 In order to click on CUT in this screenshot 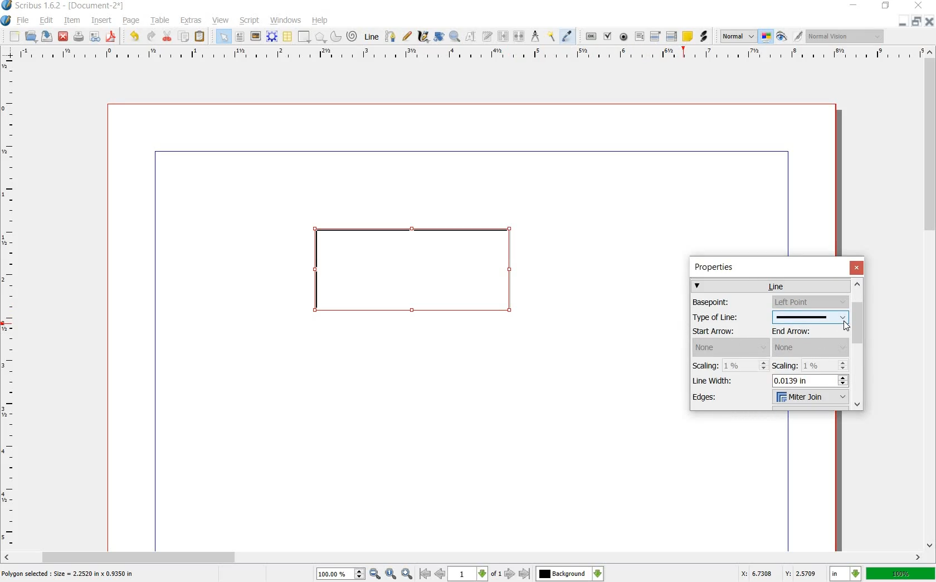, I will do `click(168, 36)`.